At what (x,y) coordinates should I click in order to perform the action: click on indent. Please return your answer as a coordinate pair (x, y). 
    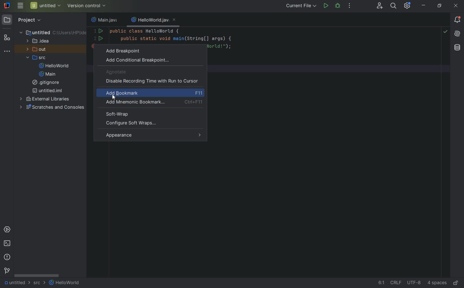
    Looking at the image, I should click on (437, 284).